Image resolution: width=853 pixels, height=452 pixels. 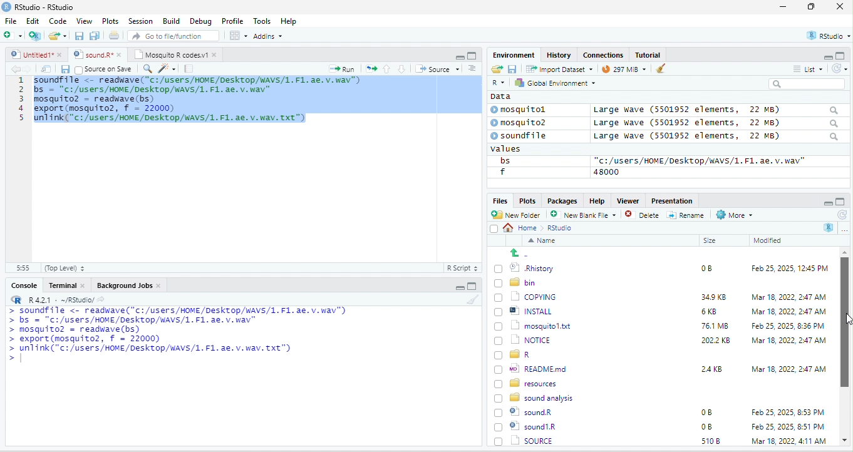 What do you see at coordinates (238, 36) in the screenshot?
I see `view` at bounding box center [238, 36].